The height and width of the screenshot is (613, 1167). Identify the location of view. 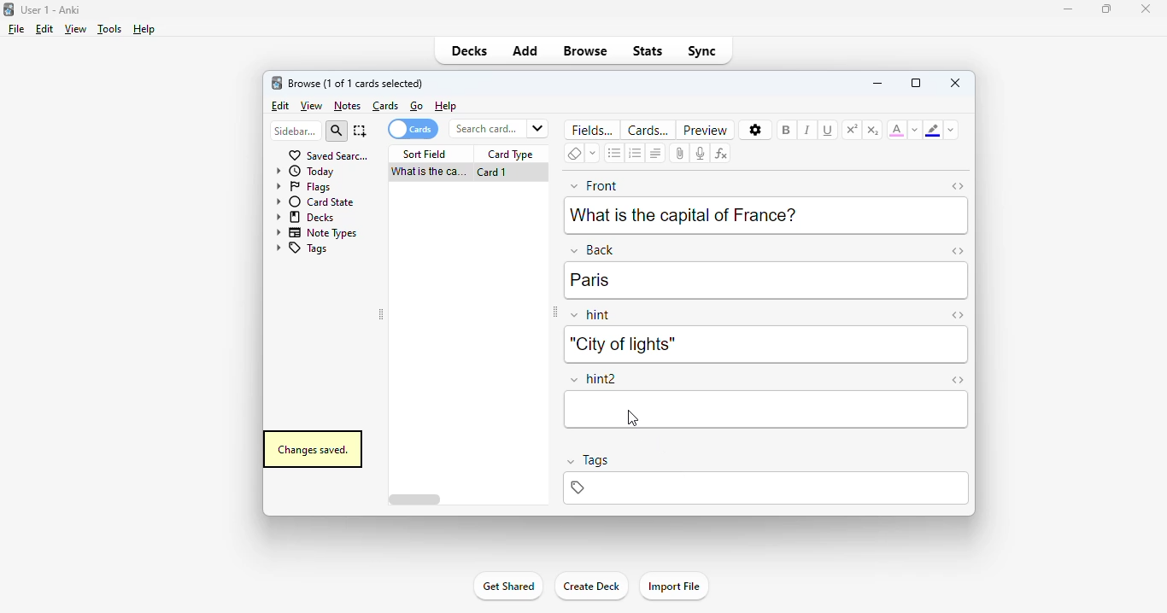
(312, 107).